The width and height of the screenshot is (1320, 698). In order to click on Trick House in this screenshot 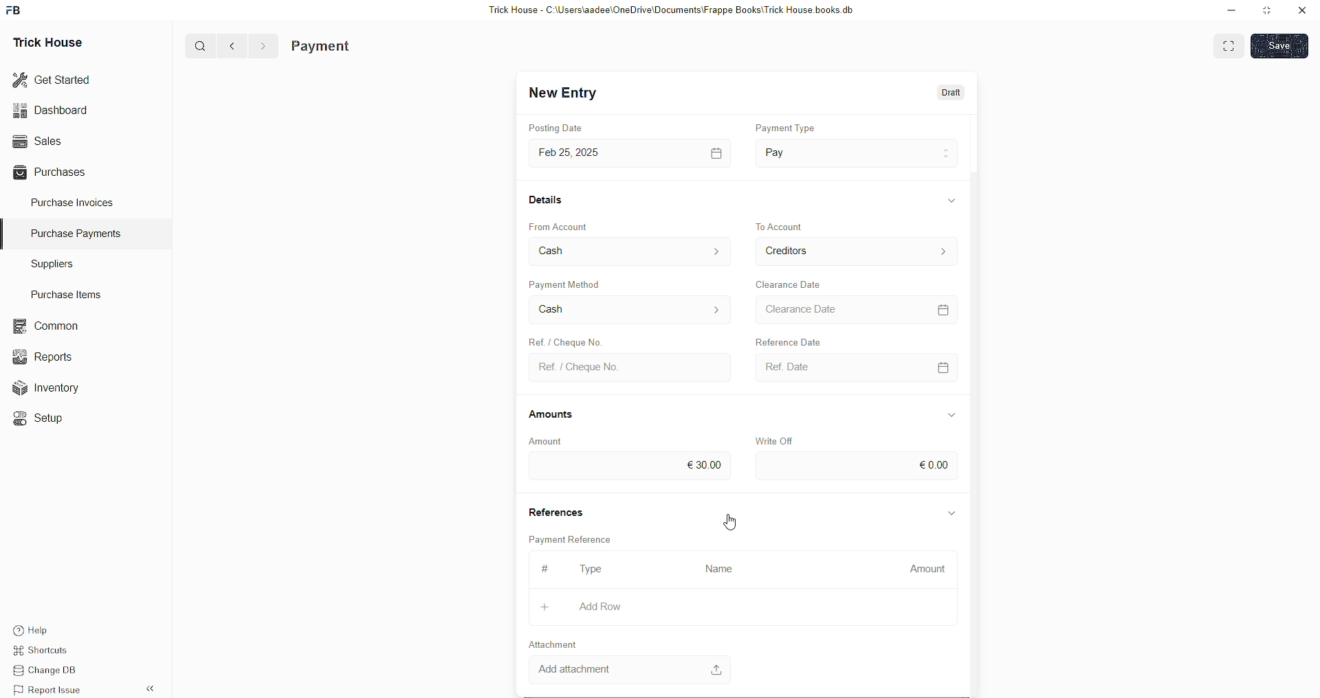, I will do `click(43, 41)`.